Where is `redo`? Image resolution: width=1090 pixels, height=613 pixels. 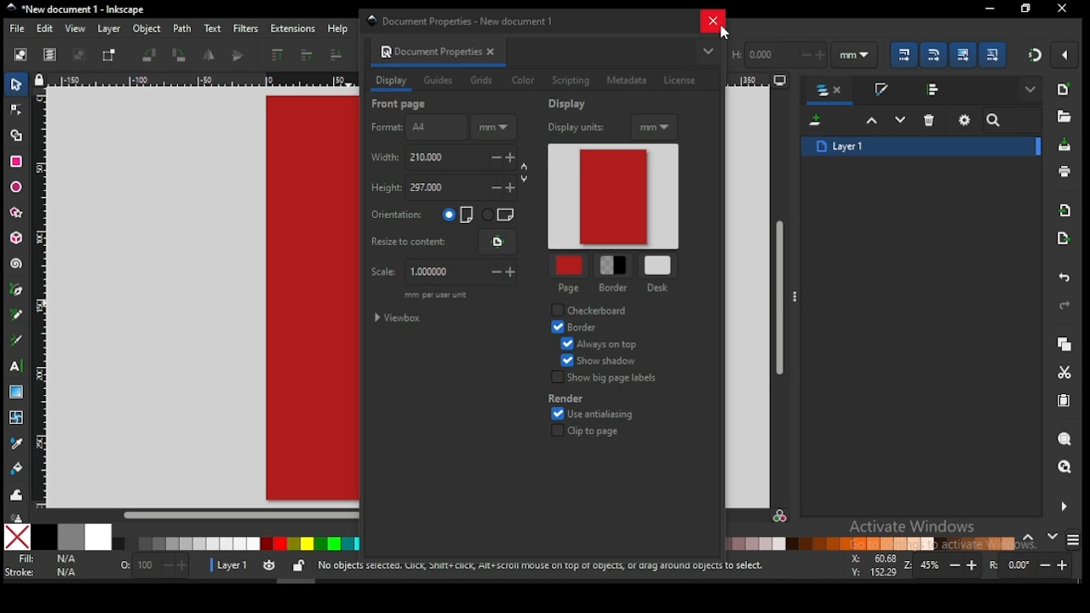
redo is located at coordinates (1063, 306).